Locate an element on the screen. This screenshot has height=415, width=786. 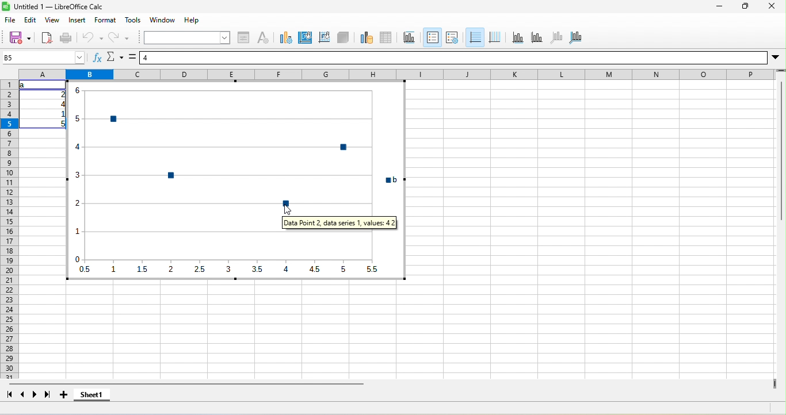
x axis is located at coordinates (518, 39).